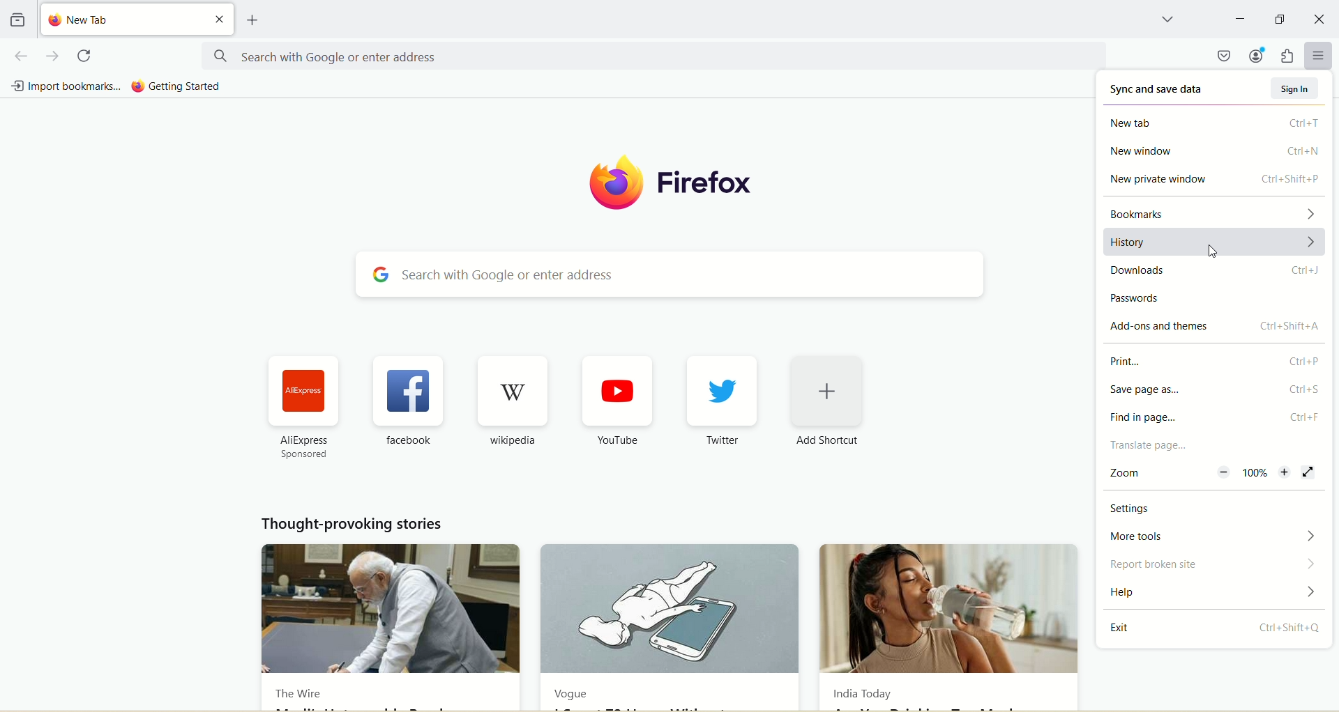 This screenshot has height=712, width=1339. What do you see at coordinates (652, 56) in the screenshot?
I see `search with google or enter address` at bounding box center [652, 56].